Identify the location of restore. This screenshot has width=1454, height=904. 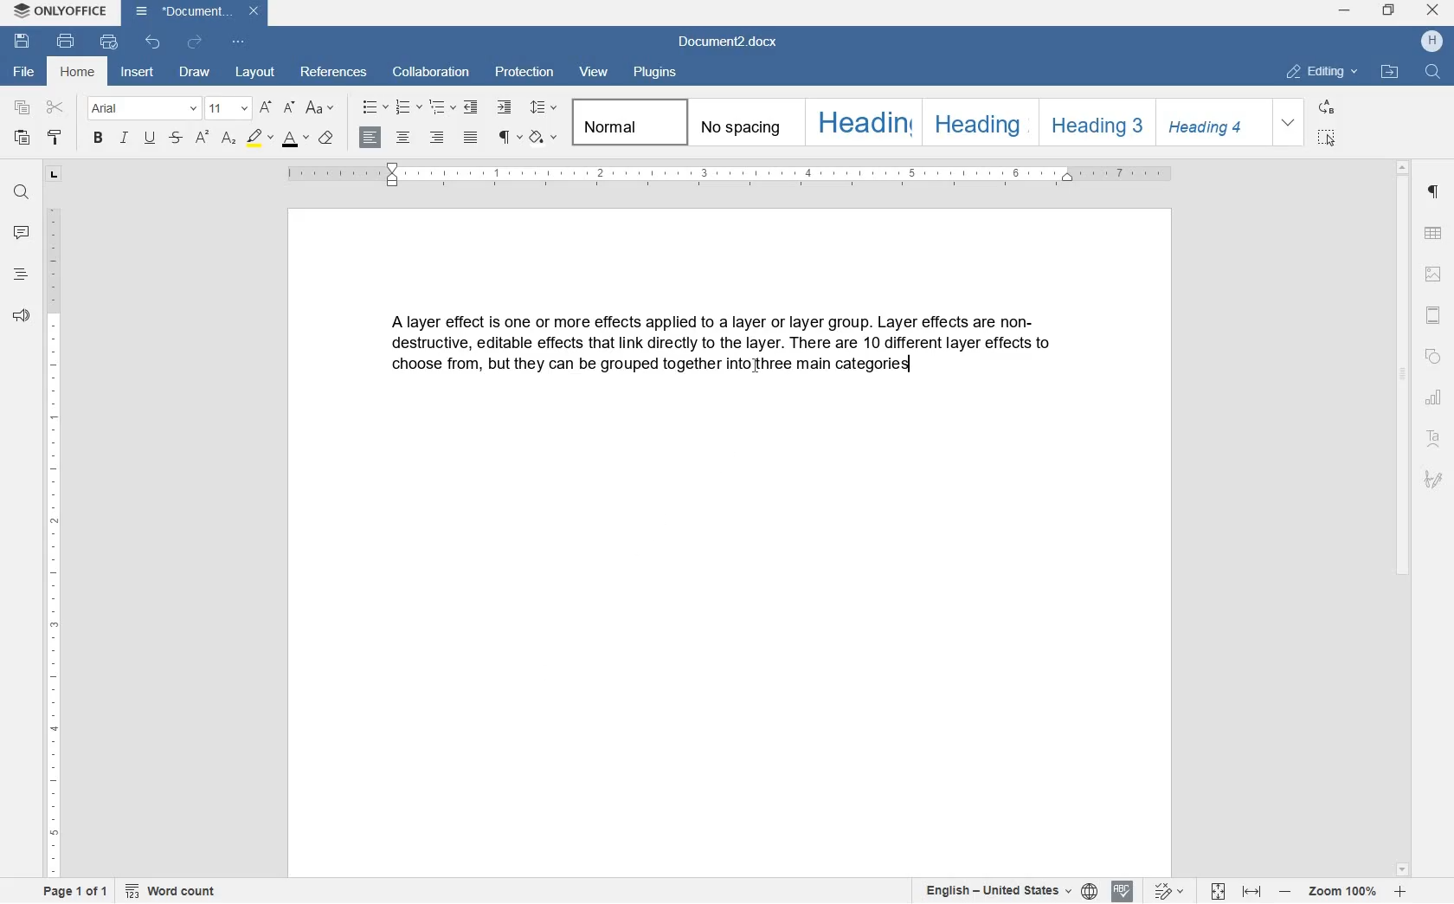
(1387, 11).